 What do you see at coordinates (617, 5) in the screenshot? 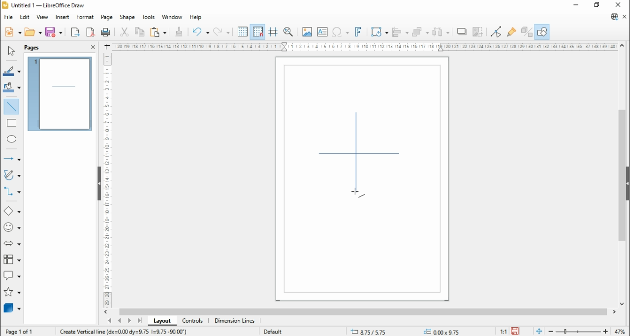
I see `close window` at bounding box center [617, 5].